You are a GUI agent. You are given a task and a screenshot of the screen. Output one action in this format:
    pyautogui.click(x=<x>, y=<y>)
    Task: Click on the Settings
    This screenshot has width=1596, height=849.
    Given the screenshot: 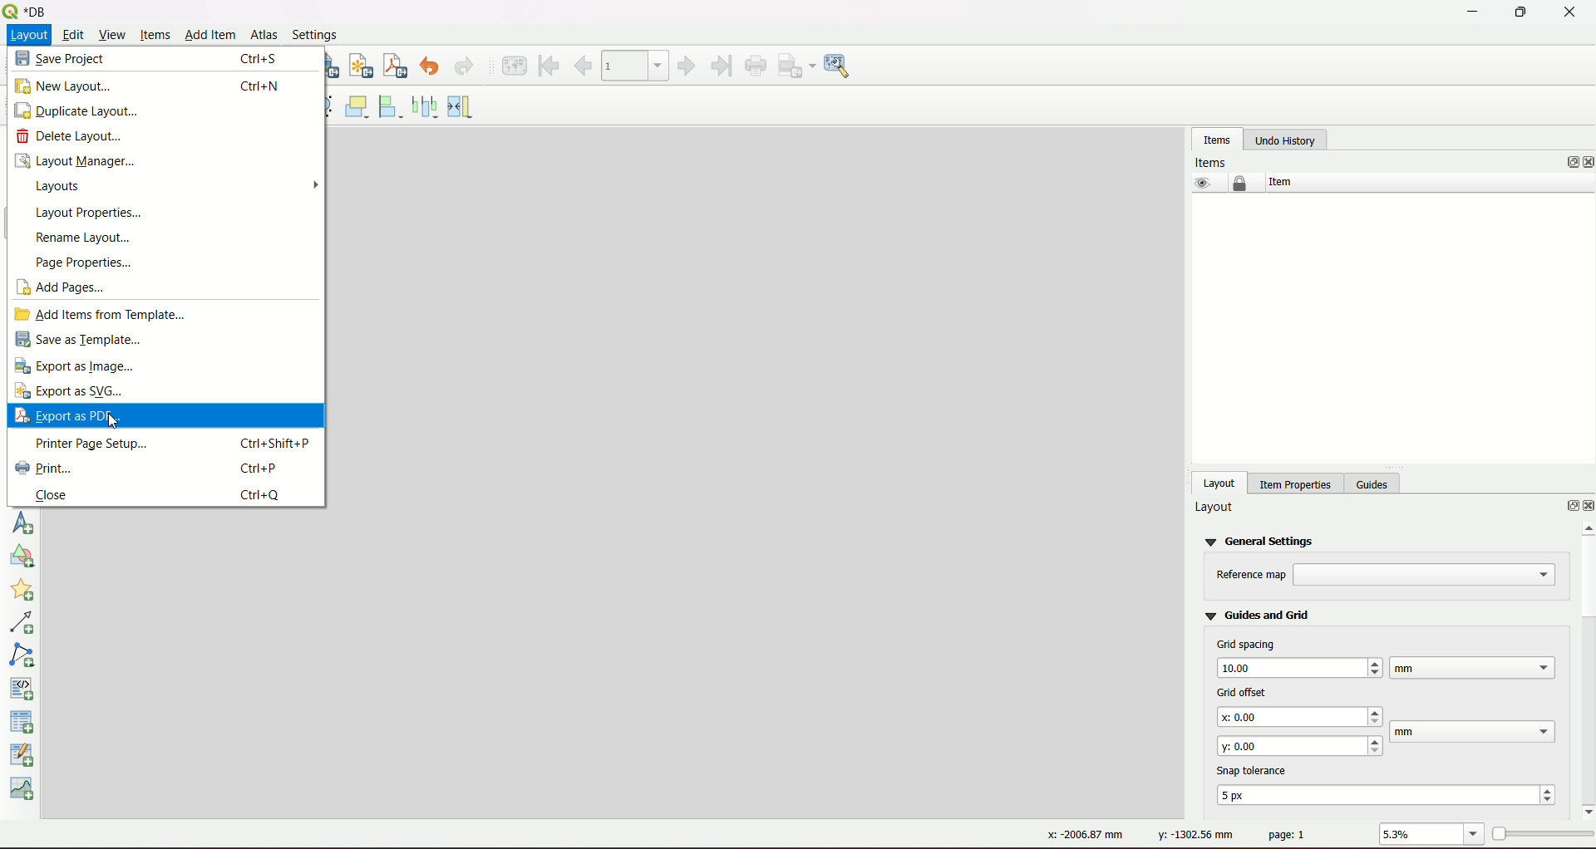 What is the action you would take?
    pyautogui.click(x=318, y=34)
    